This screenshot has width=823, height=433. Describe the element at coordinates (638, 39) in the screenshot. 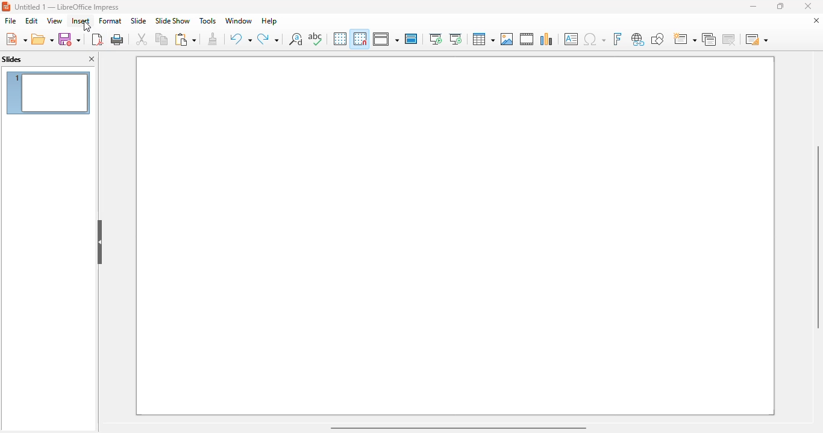

I see `insert hyperlink` at that location.